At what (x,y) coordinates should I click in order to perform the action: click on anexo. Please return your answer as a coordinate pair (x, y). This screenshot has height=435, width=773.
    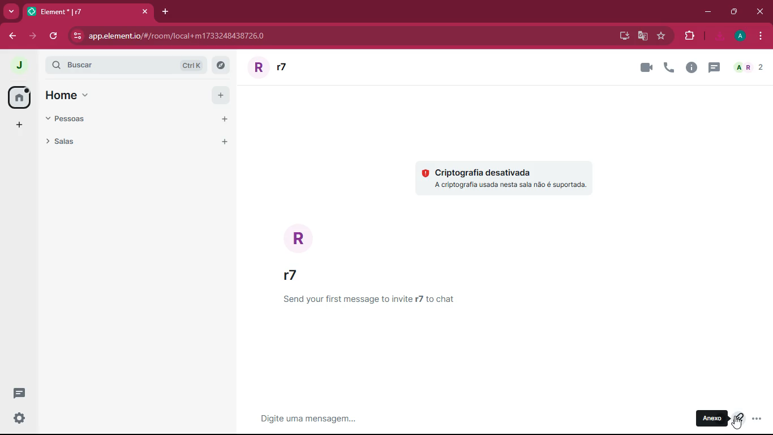
    Looking at the image, I should click on (713, 419).